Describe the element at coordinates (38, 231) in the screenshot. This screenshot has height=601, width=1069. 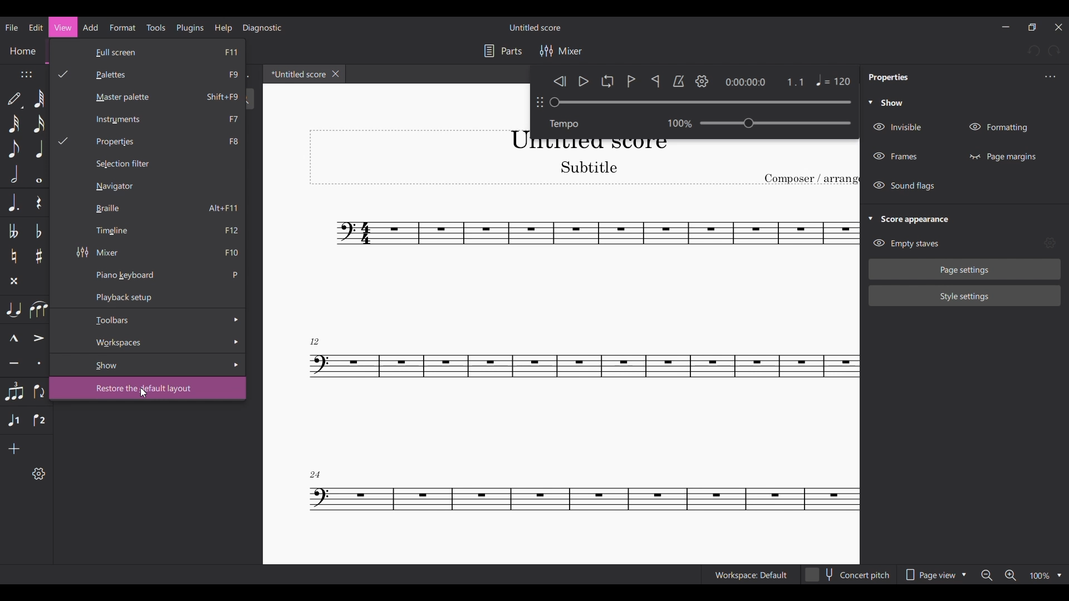
I see `Toggle flat` at that location.